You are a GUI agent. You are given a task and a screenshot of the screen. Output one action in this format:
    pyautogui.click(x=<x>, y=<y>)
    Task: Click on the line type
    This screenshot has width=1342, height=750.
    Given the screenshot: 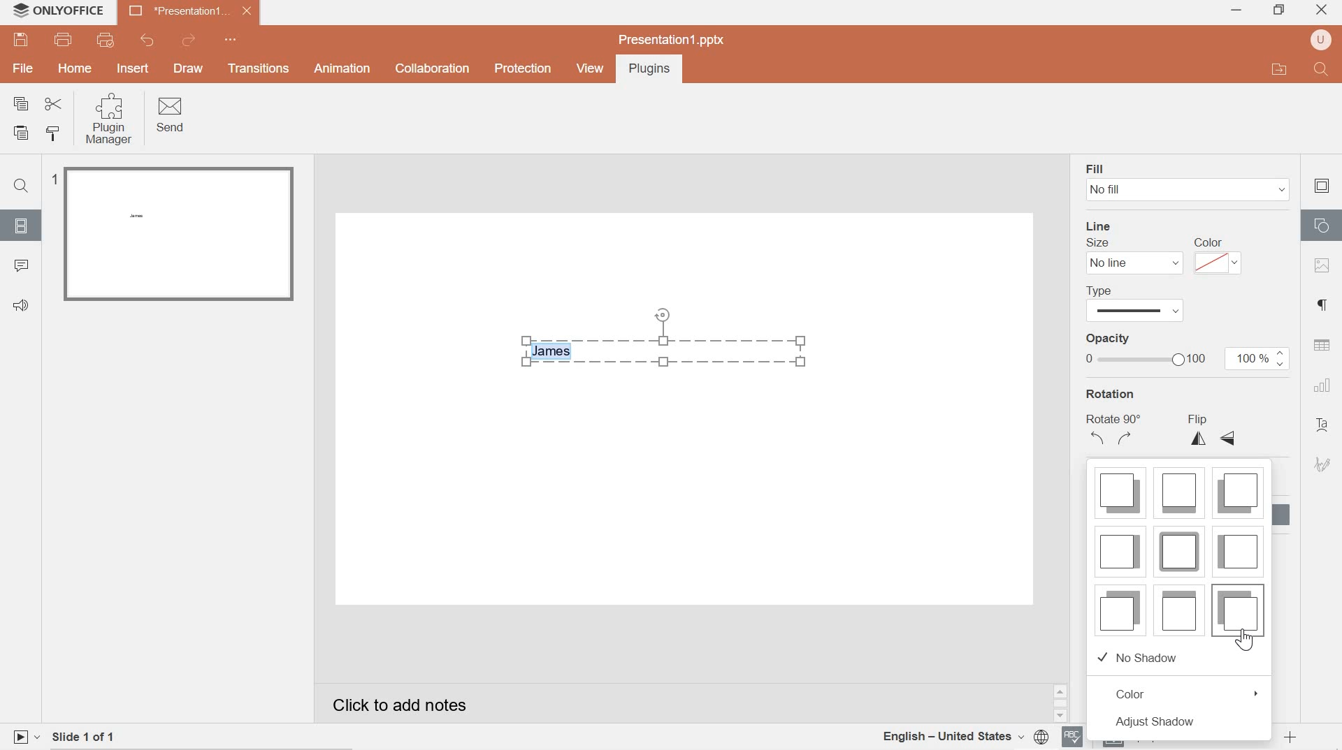 What is the action you would take?
    pyautogui.click(x=1132, y=302)
    